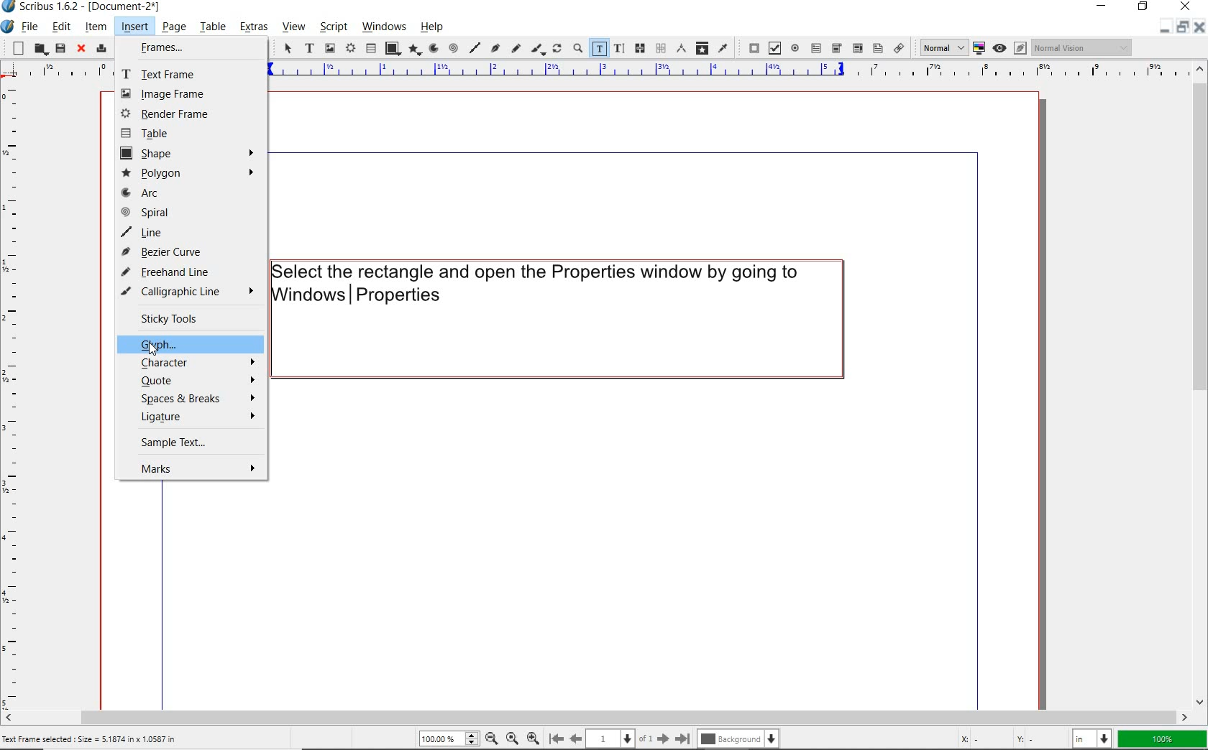  I want to click on select unit, so click(1093, 739).